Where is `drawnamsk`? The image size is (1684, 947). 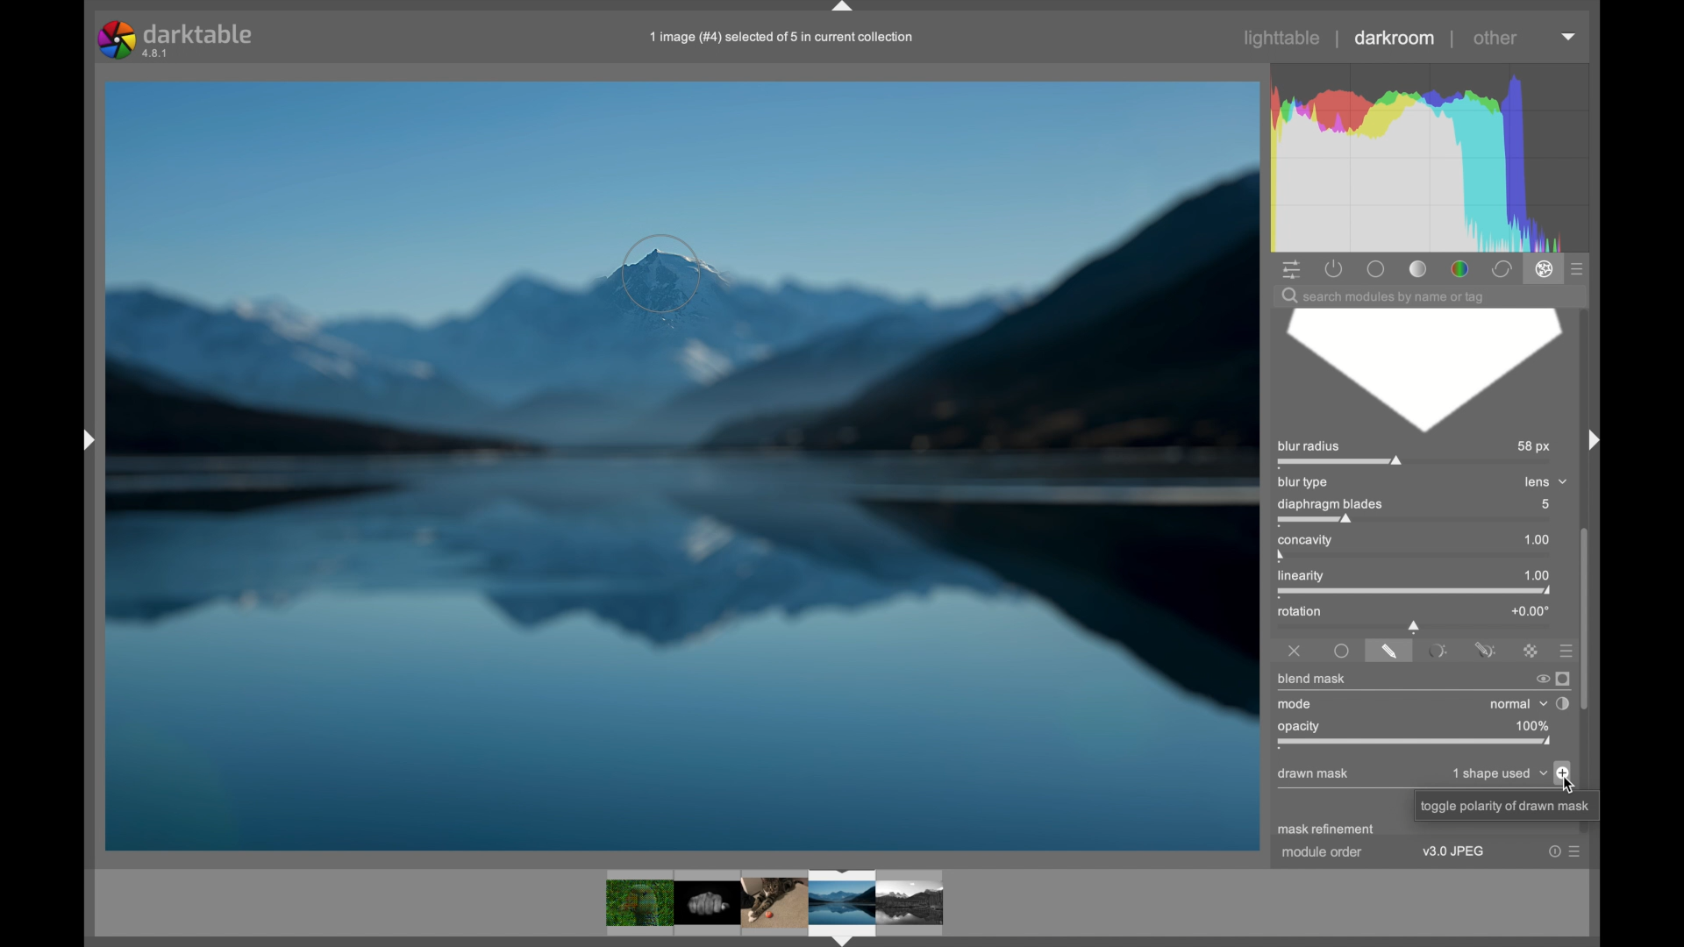
drawnamsk is located at coordinates (1389, 650).